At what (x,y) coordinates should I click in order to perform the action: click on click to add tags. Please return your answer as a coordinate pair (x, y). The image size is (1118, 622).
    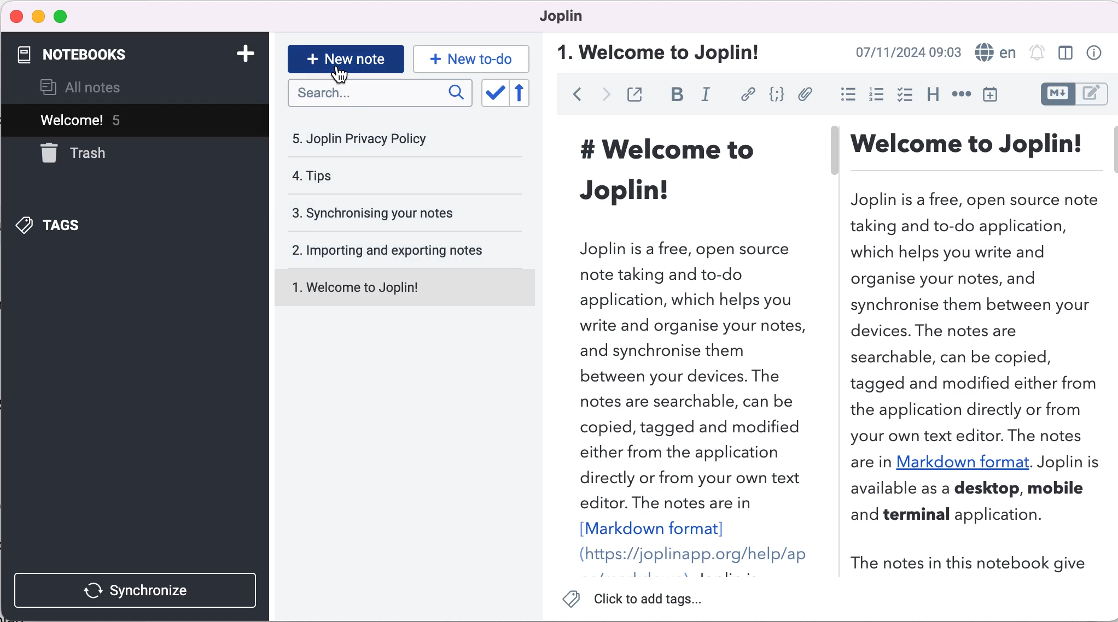
    Looking at the image, I should click on (634, 601).